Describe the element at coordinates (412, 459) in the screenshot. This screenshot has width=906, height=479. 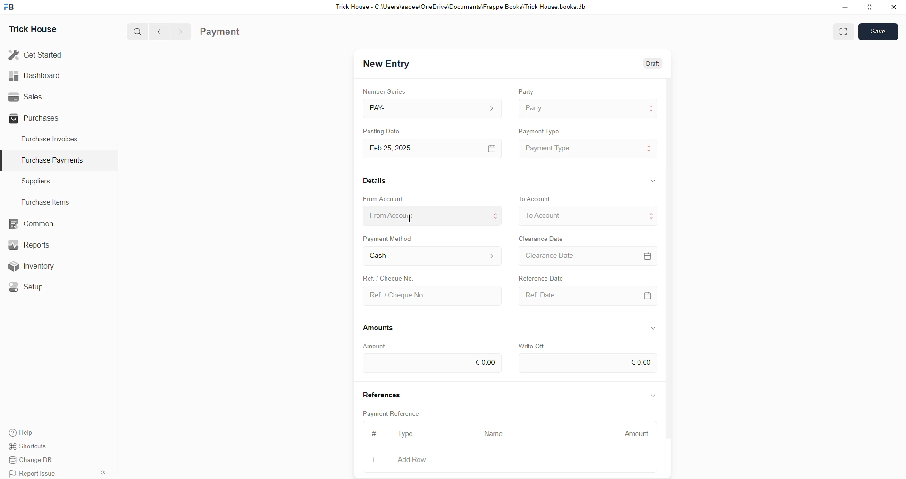
I see `Add Row` at that location.